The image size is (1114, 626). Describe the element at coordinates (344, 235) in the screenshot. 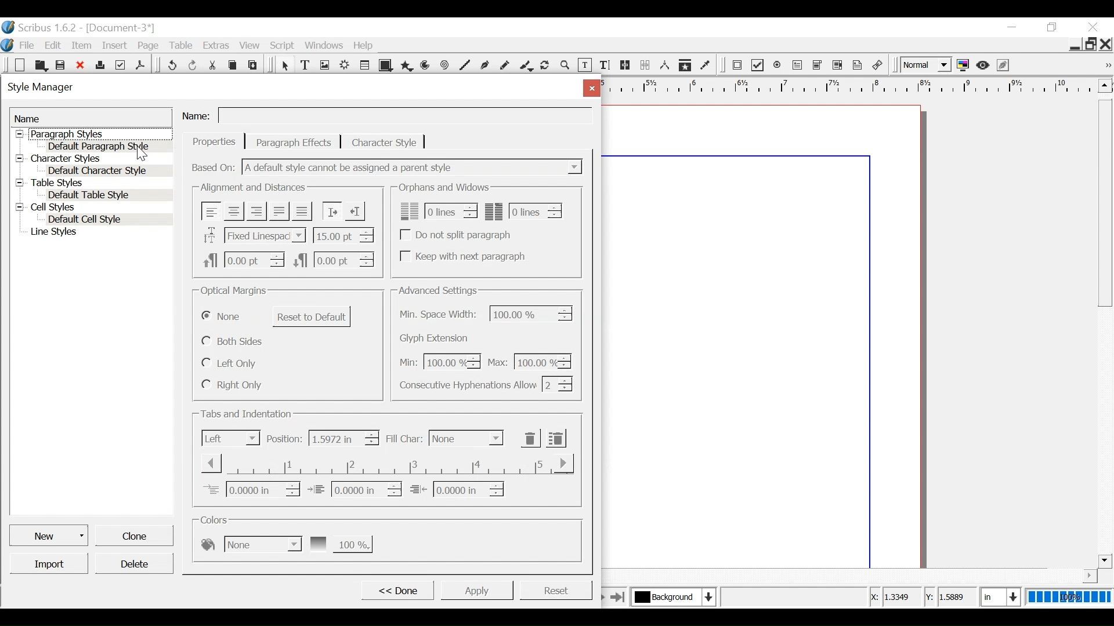

I see `line spacing` at that location.